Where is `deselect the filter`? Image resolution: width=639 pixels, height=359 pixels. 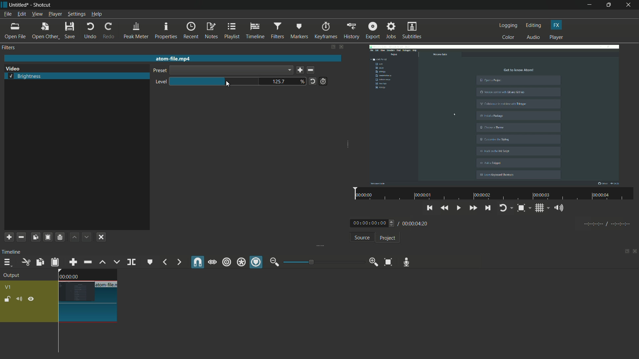
deselect the filter is located at coordinates (101, 237).